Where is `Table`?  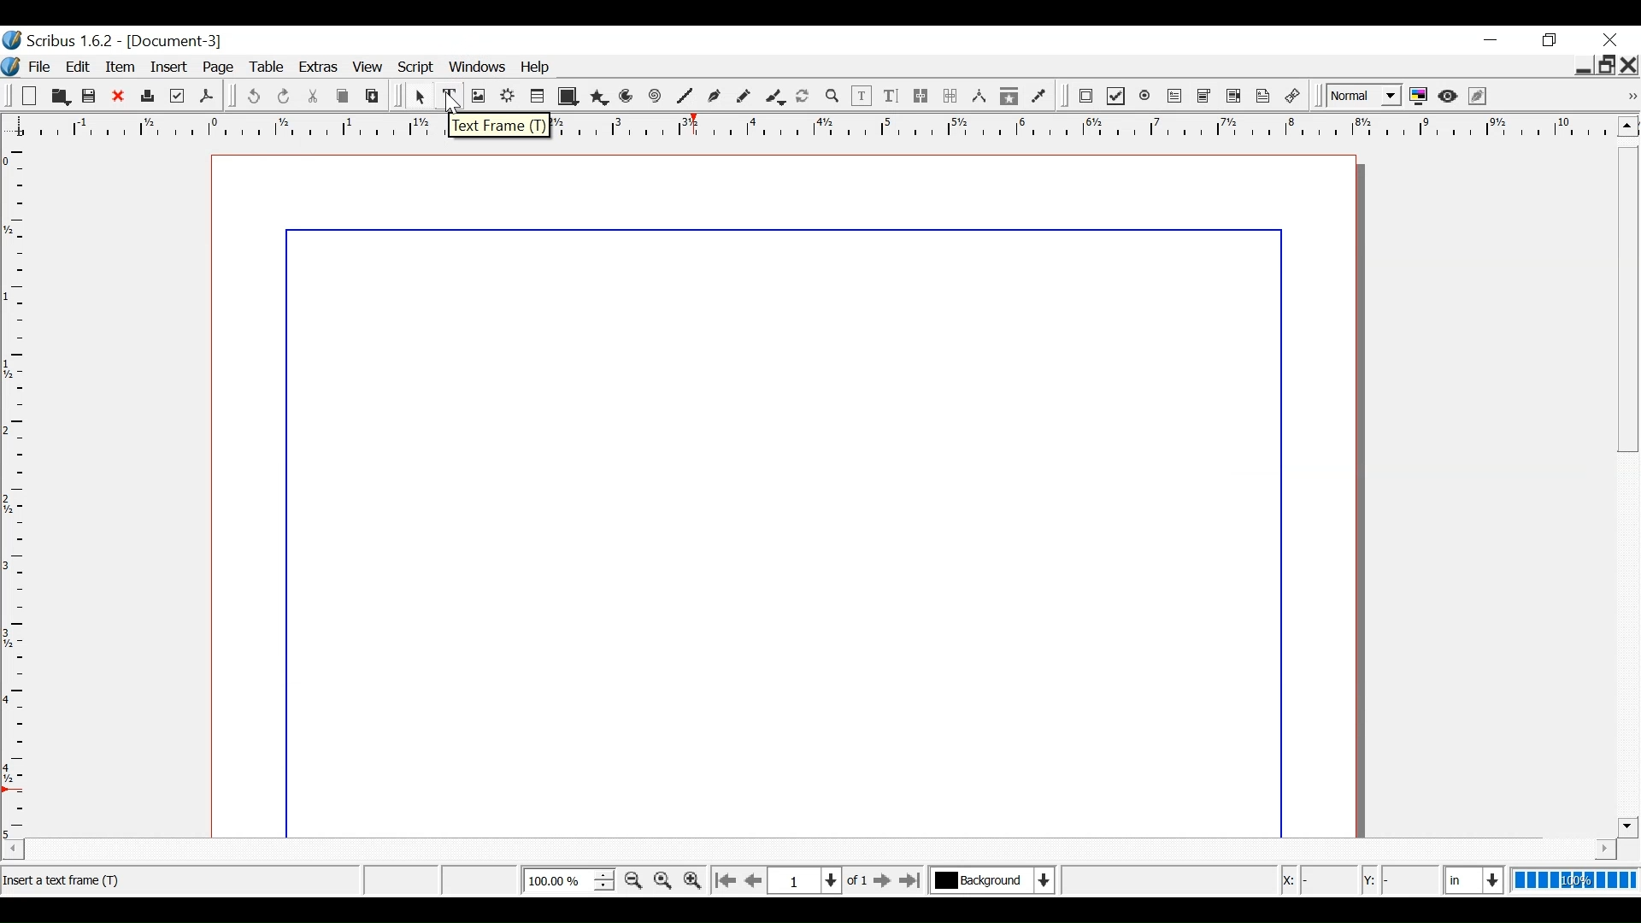
Table is located at coordinates (268, 68).